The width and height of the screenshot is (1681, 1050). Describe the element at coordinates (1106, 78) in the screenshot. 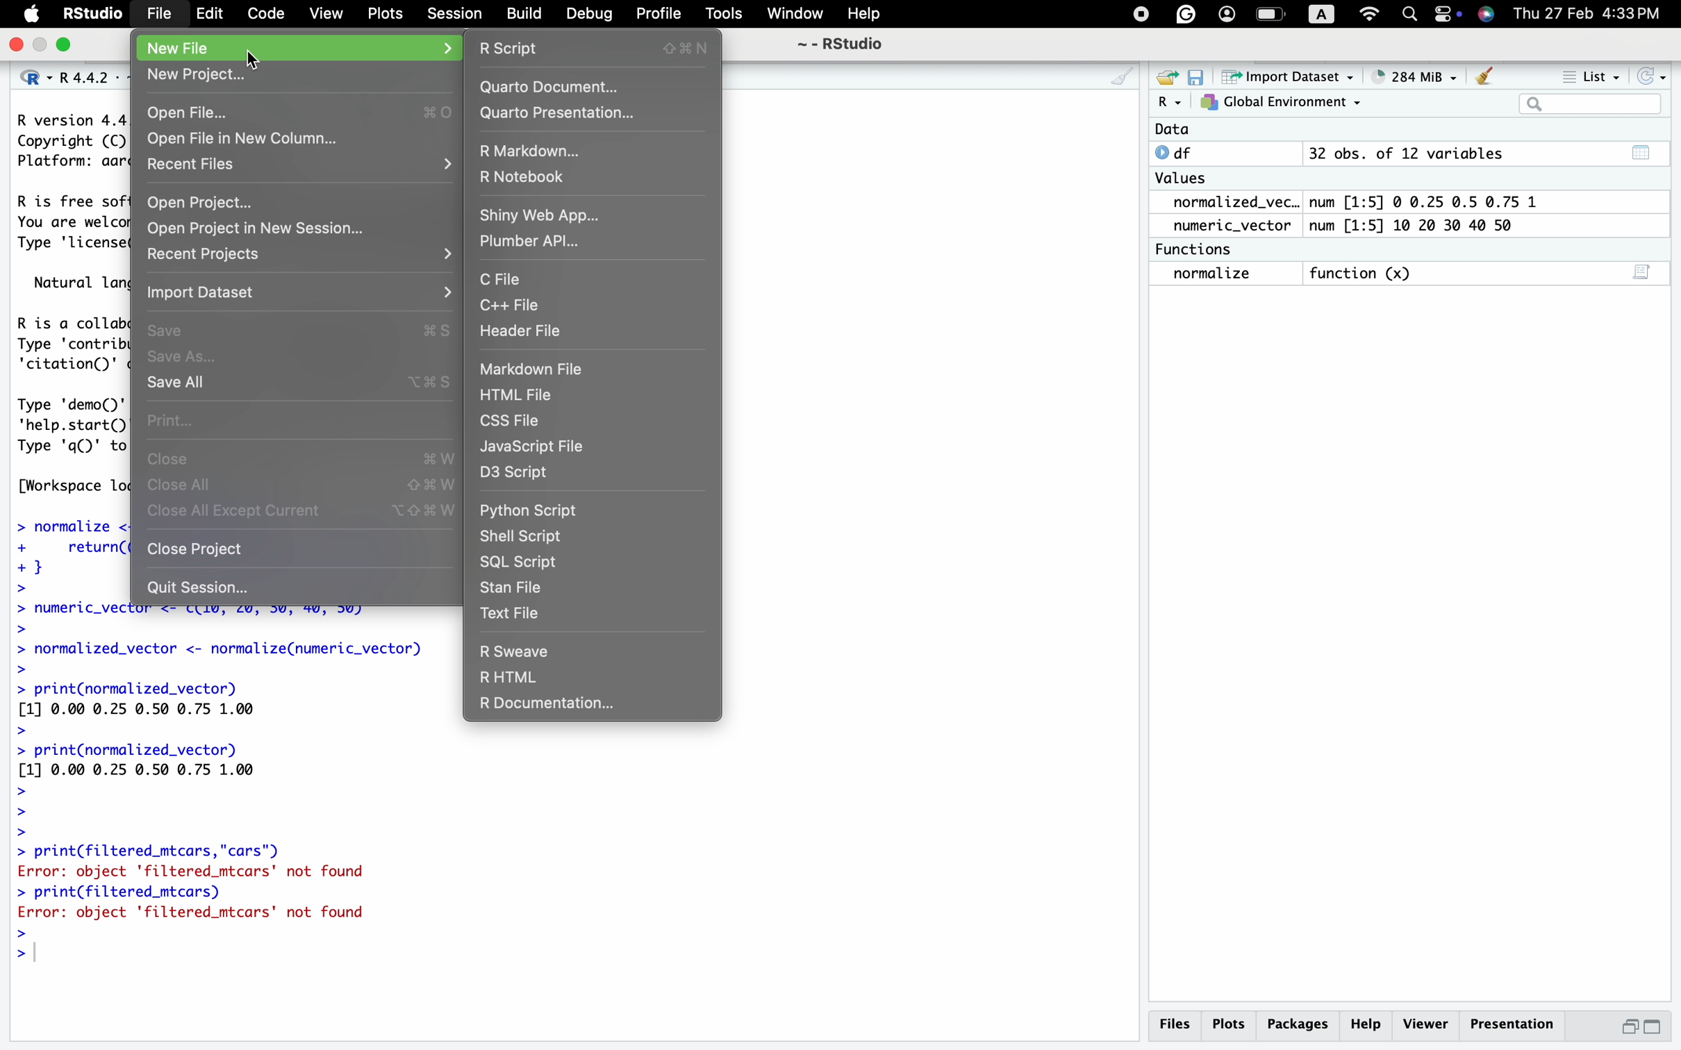

I see `CLEAN UP` at that location.